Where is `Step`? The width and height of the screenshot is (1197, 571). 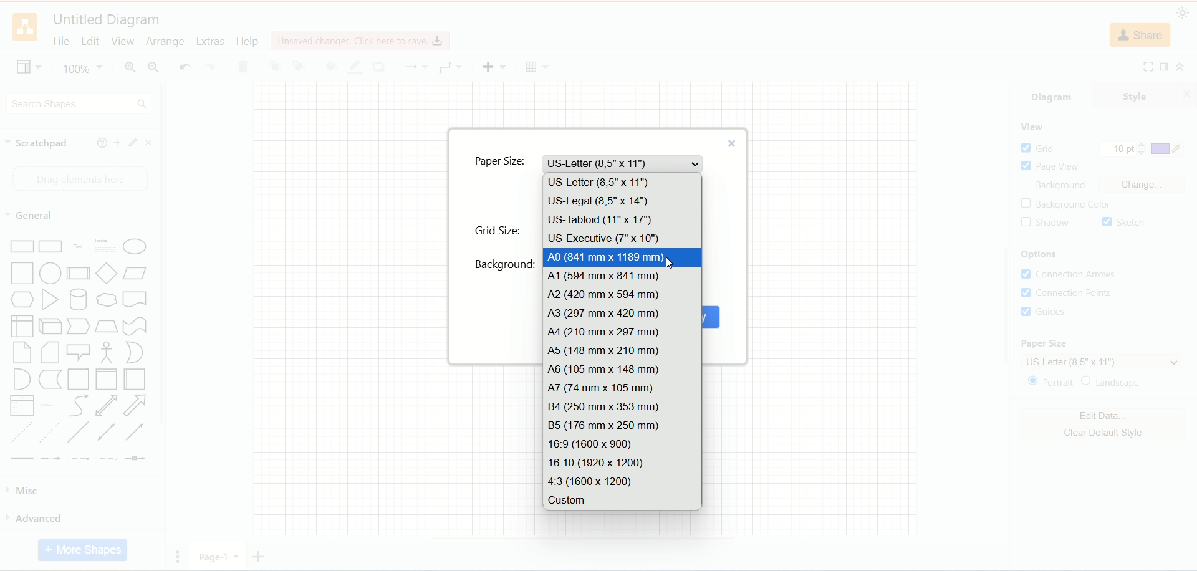 Step is located at coordinates (79, 327).